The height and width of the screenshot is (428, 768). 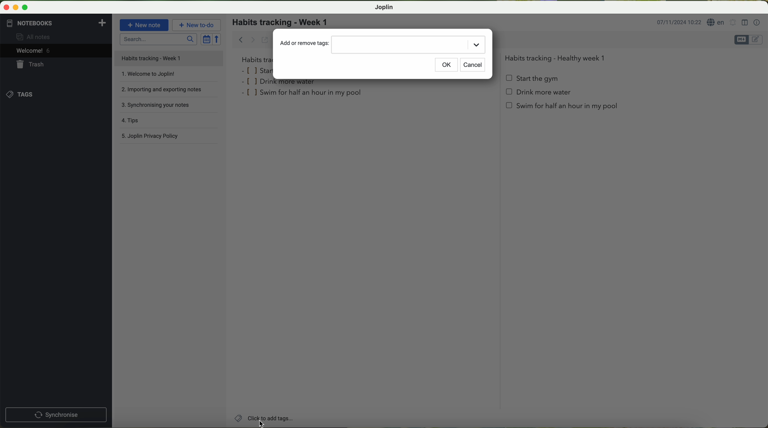 I want to click on language, so click(x=716, y=22).